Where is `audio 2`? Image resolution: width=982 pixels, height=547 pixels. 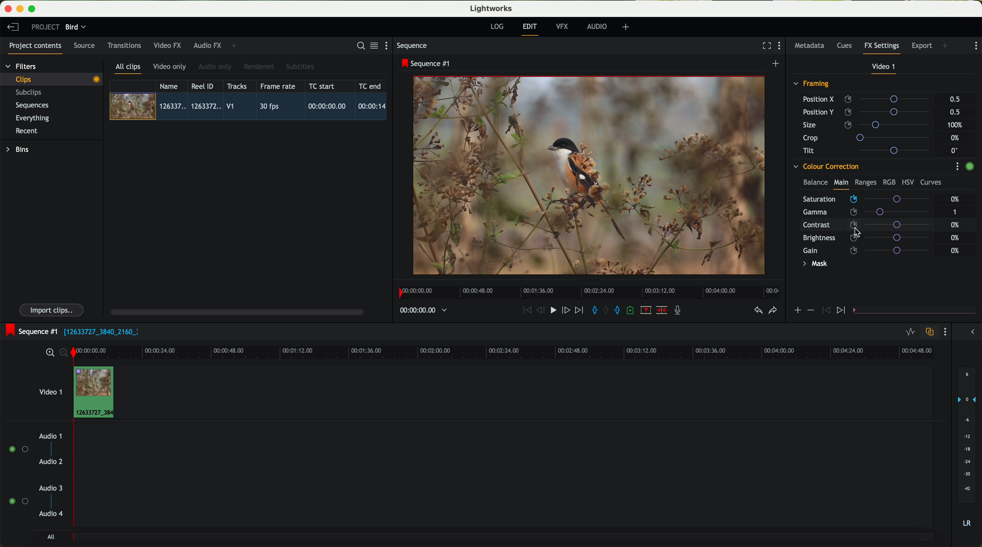
audio 2 is located at coordinates (51, 462).